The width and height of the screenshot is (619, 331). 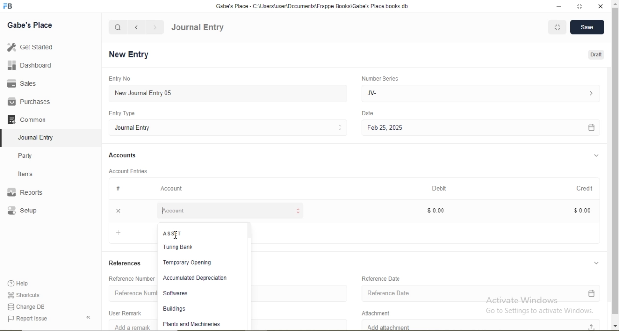 What do you see at coordinates (90, 317) in the screenshot?
I see `collapse sidebar` at bounding box center [90, 317].